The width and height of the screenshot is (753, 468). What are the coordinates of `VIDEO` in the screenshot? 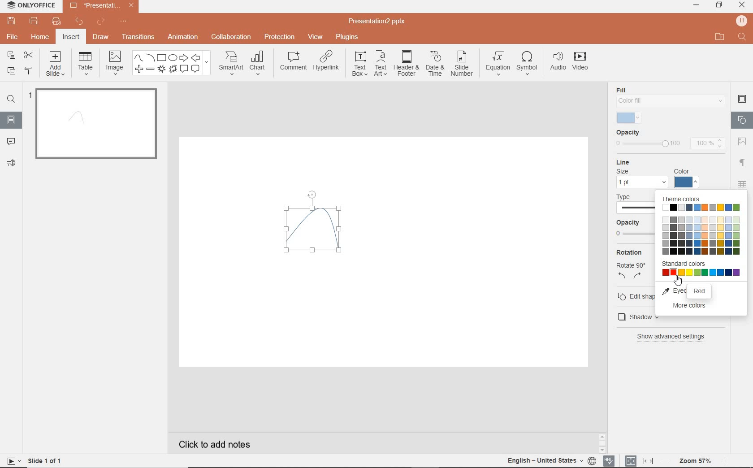 It's located at (585, 62).